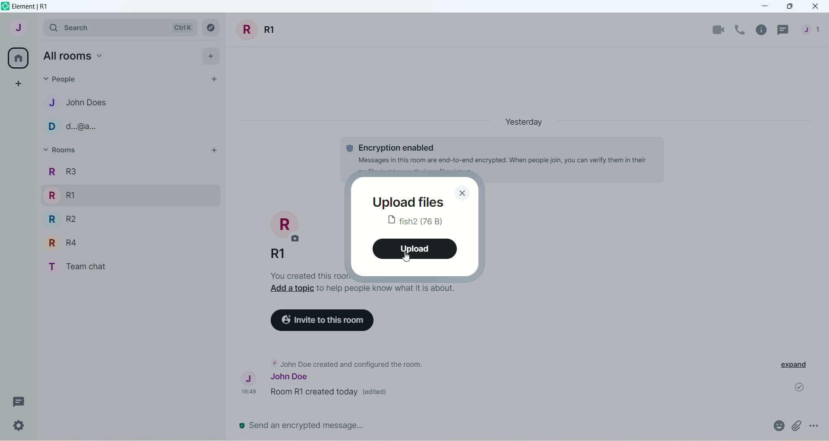 The height and width of the screenshot is (441, 829). I want to click on R R2, so click(63, 220).